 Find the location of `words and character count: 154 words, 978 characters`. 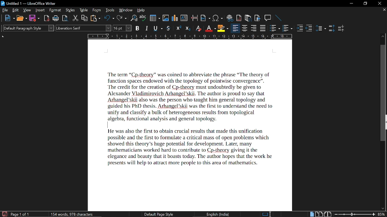

words and character count: 154 words, 978 characters is located at coordinates (74, 214).